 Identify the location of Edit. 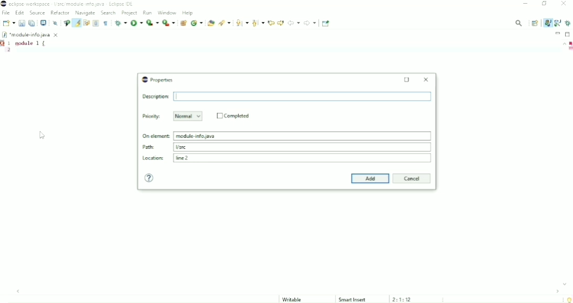
(20, 13).